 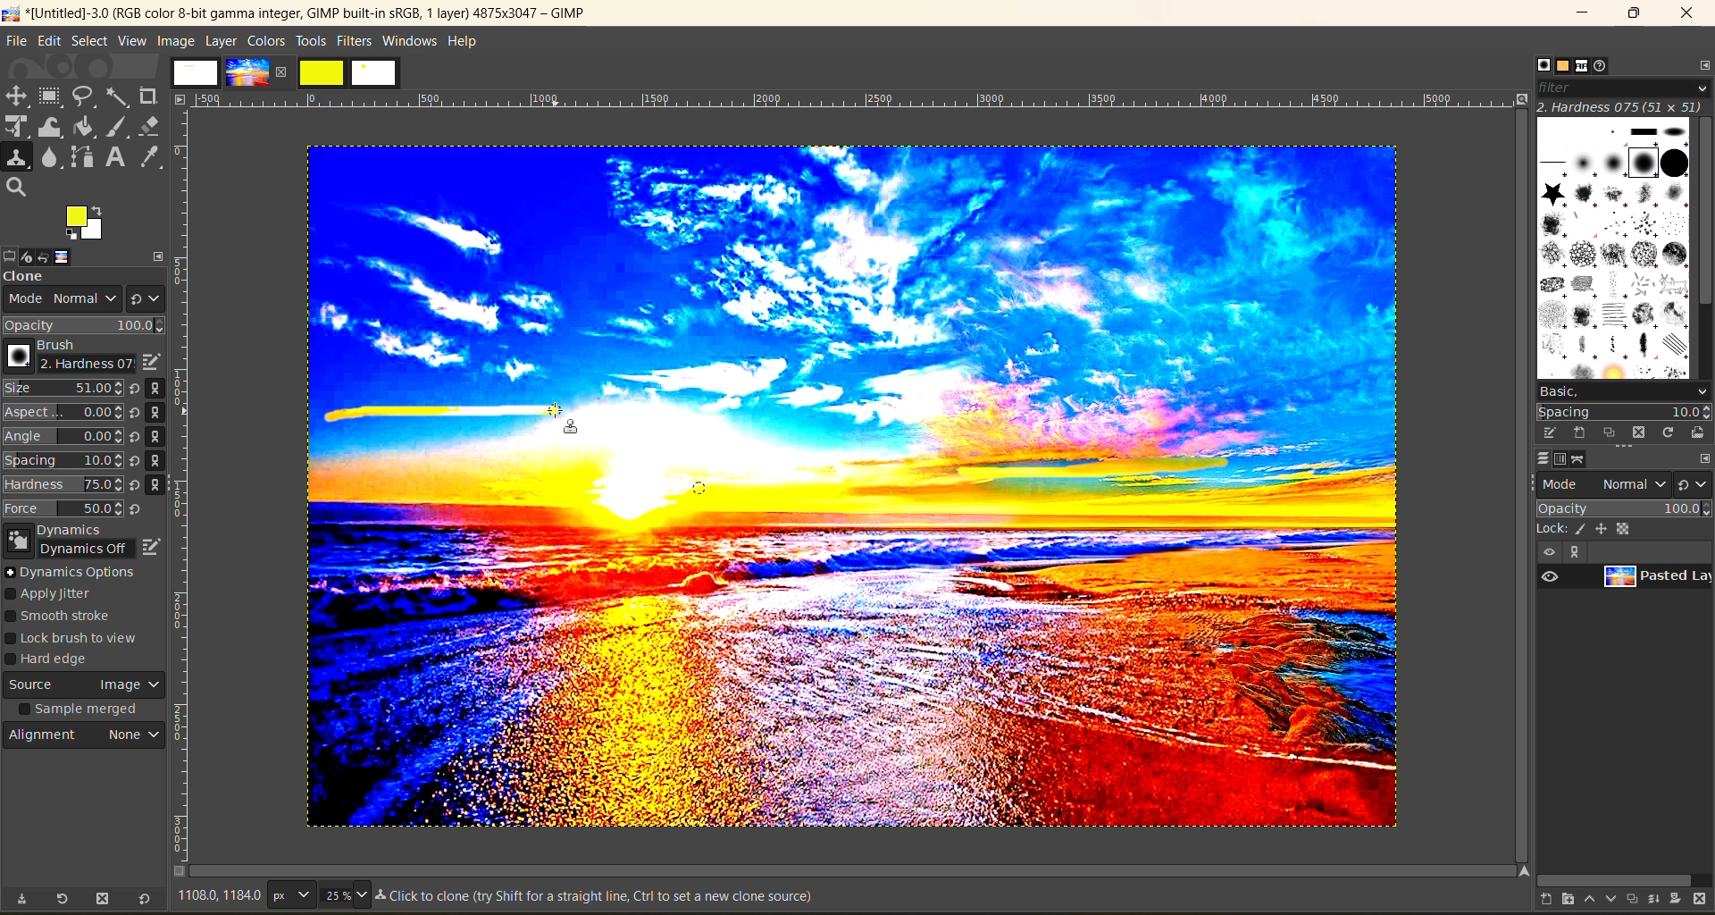 I want to click on channels, so click(x=1563, y=459).